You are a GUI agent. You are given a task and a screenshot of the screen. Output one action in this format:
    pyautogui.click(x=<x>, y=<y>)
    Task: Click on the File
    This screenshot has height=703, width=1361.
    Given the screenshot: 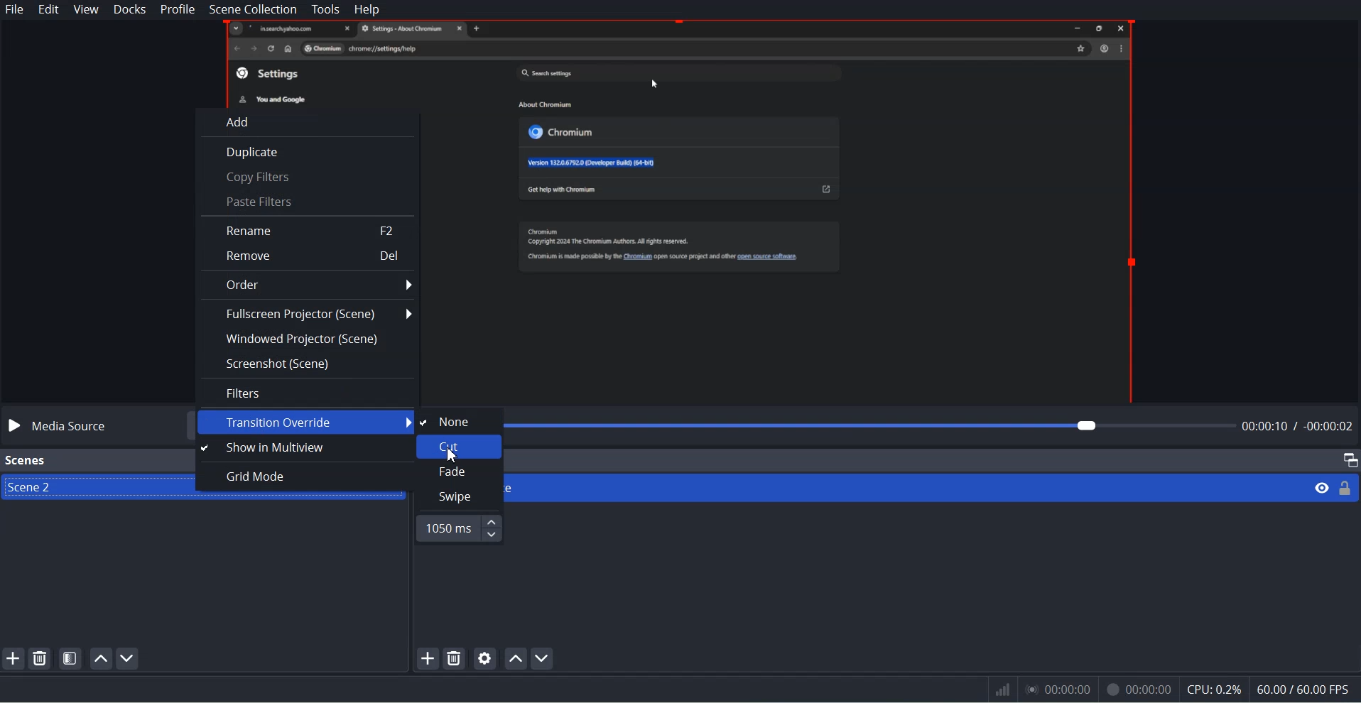 What is the action you would take?
    pyautogui.click(x=15, y=9)
    